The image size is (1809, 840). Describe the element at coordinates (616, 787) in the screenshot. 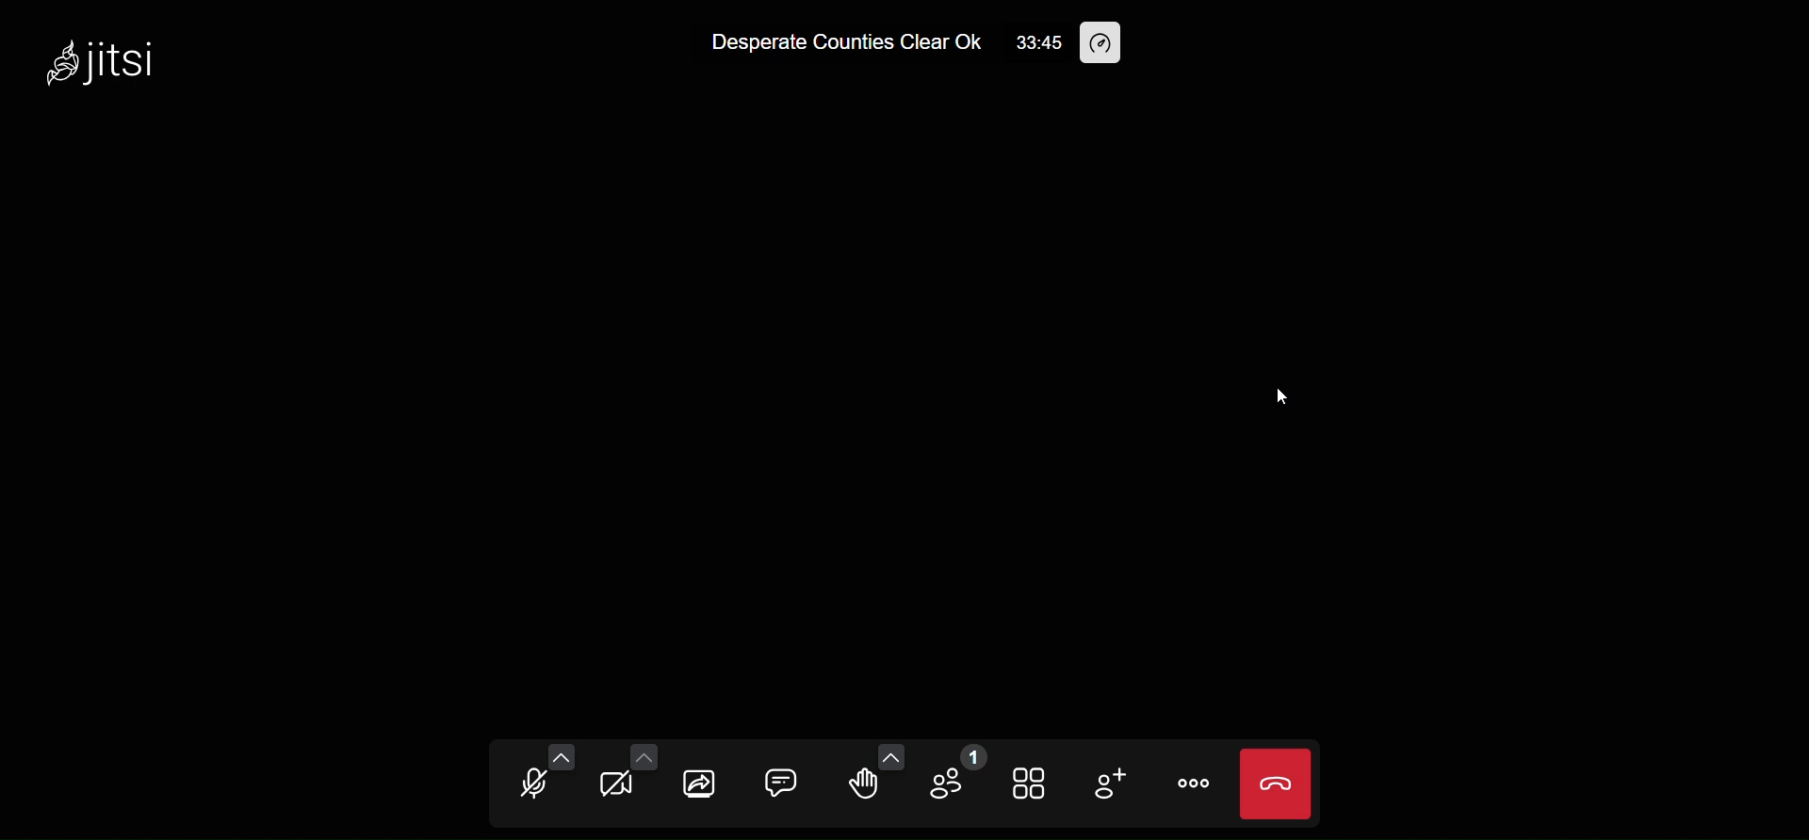

I see `camera` at that location.